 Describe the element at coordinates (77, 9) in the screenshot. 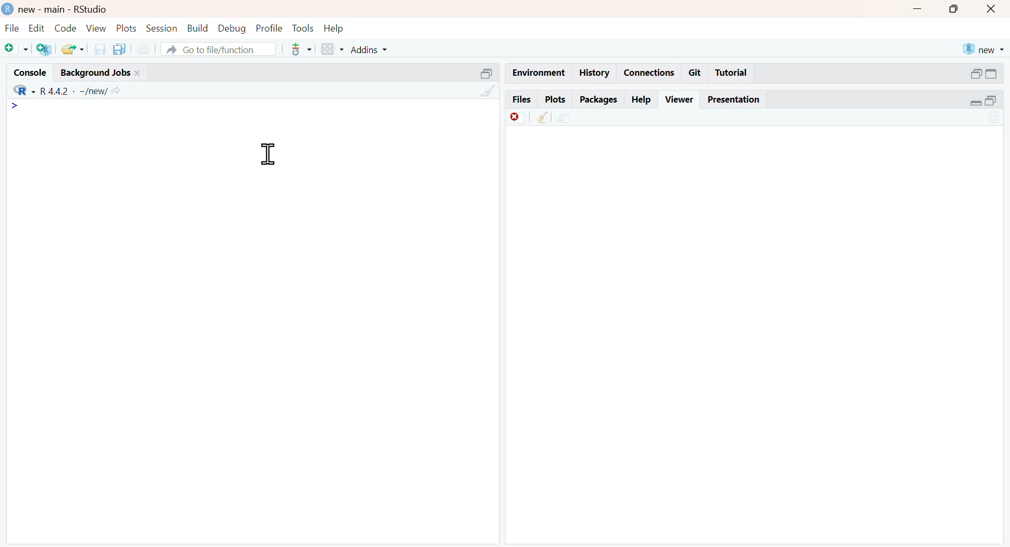

I see `) new - main - RStudio` at that location.